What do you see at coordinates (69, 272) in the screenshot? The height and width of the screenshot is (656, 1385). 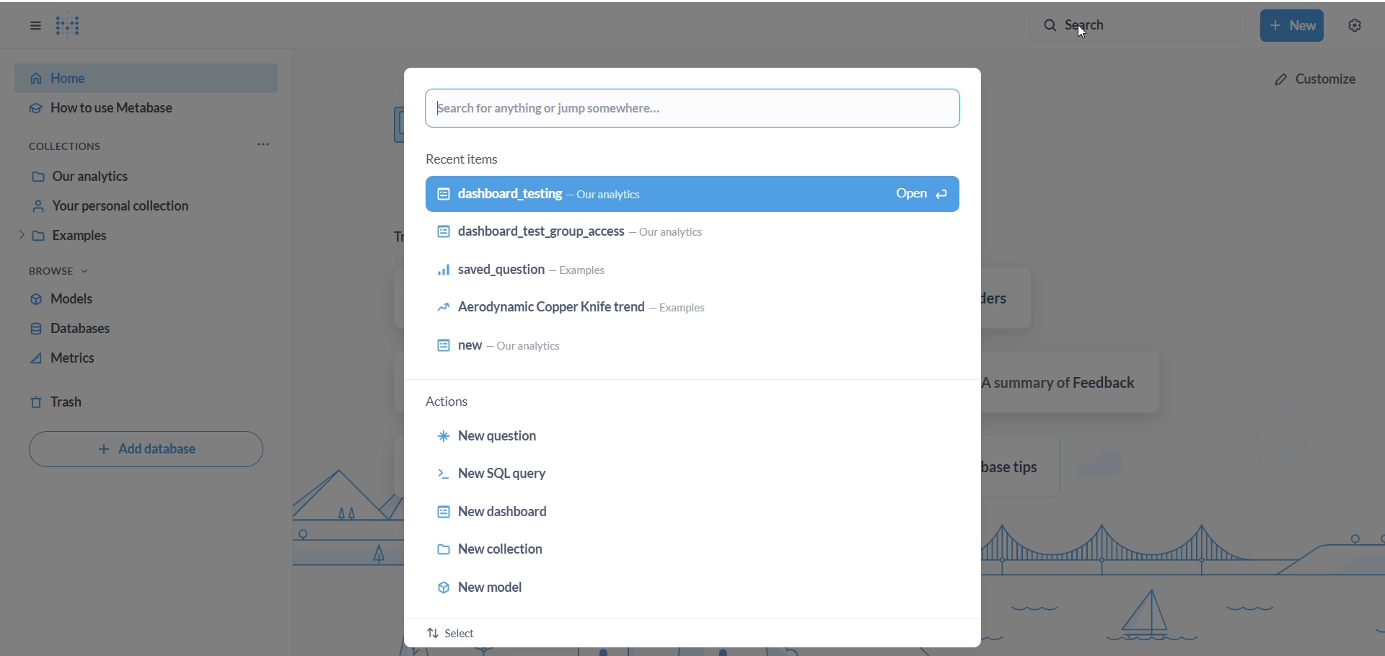 I see `browse` at bounding box center [69, 272].